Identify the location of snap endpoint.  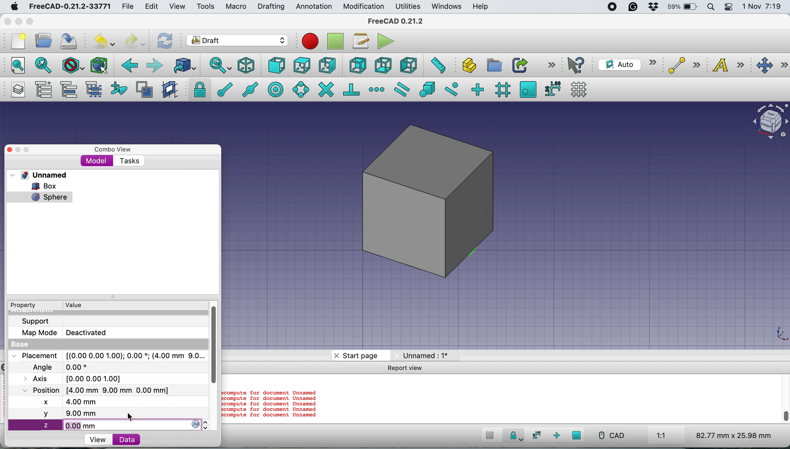
(224, 90).